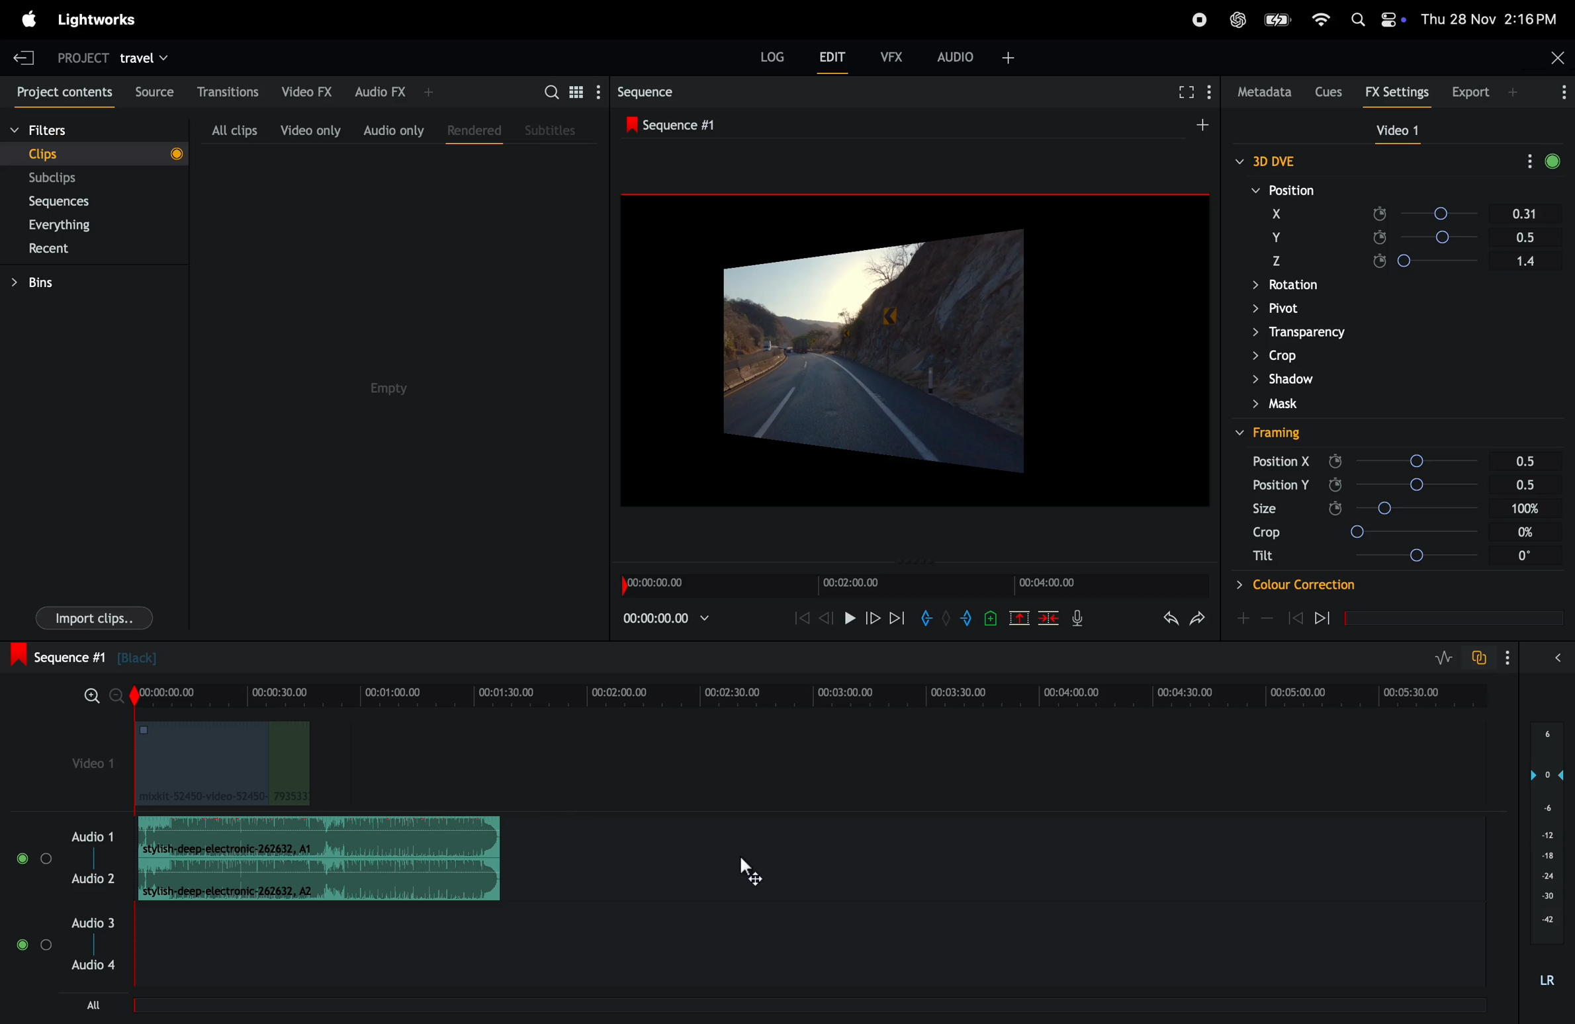  I want to click on source, so click(151, 92).